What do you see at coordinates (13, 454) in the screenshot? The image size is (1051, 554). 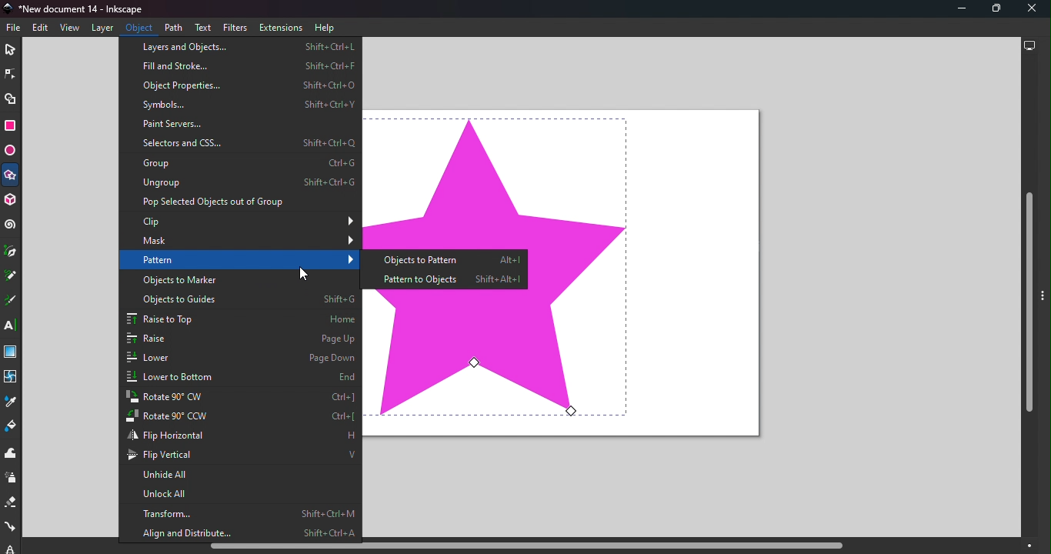 I see `Tweak tool` at bounding box center [13, 454].